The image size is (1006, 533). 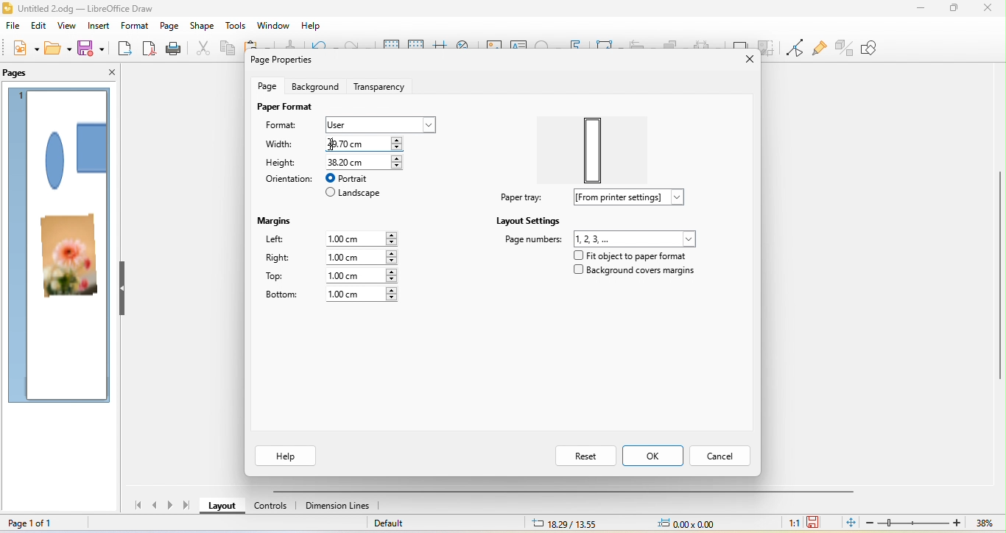 What do you see at coordinates (389, 46) in the screenshot?
I see `display grid` at bounding box center [389, 46].